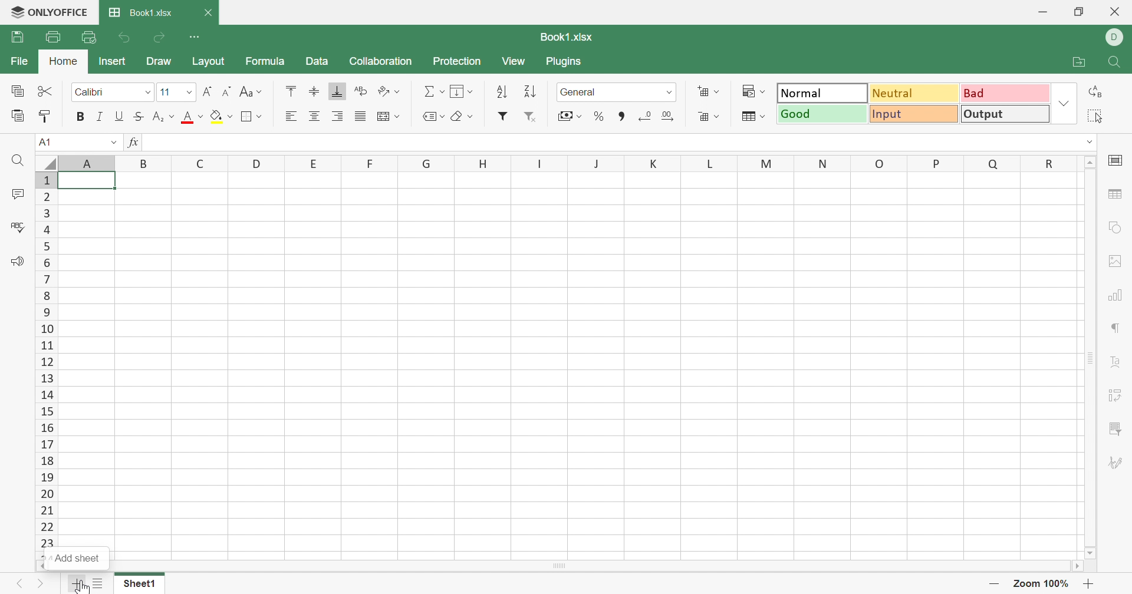 This screenshot has width=1132, height=594. I want to click on Change case, so click(243, 91).